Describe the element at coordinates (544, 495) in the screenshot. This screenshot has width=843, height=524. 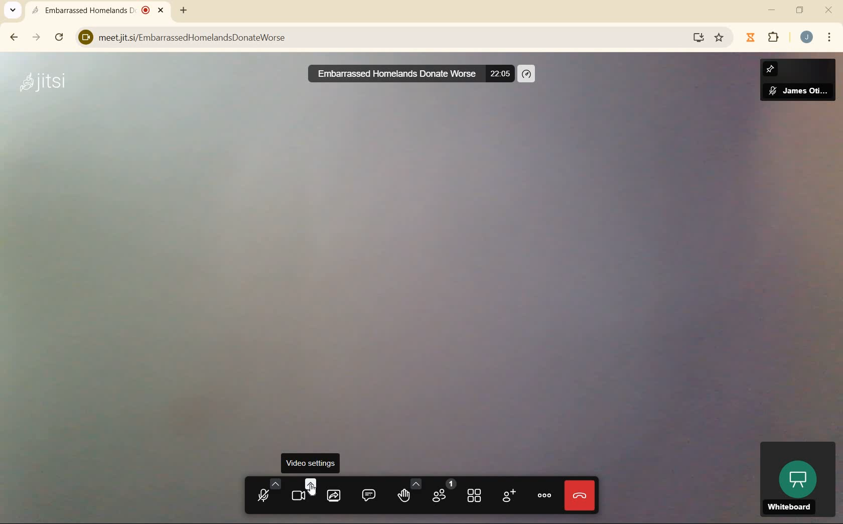
I see `more actions` at that location.